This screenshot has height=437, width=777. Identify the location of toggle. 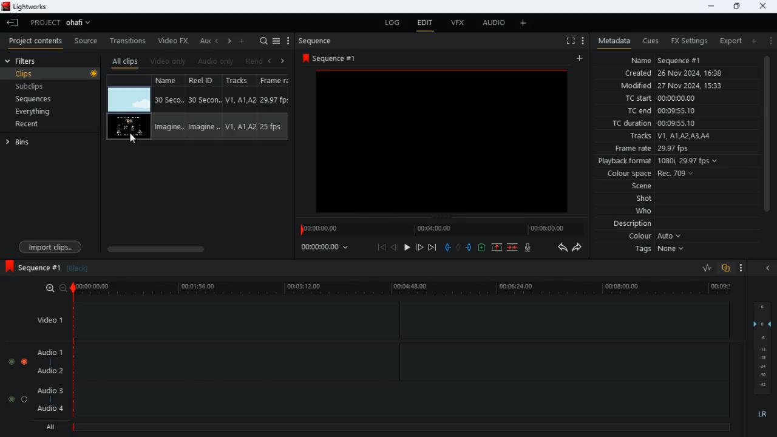
(11, 362).